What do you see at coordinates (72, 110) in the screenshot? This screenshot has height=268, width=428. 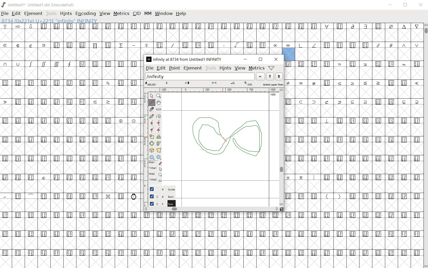 I see `empty glyph slots` at bounding box center [72, 110].